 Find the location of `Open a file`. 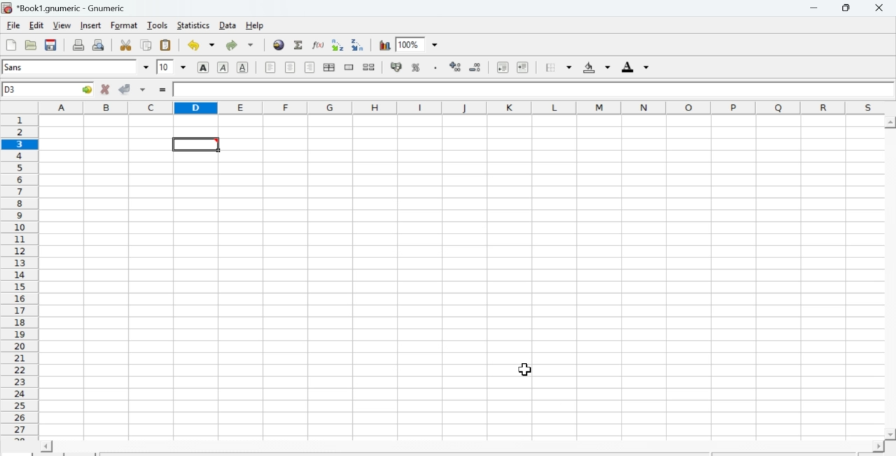

Open a file is located at coordinates (29, 45).